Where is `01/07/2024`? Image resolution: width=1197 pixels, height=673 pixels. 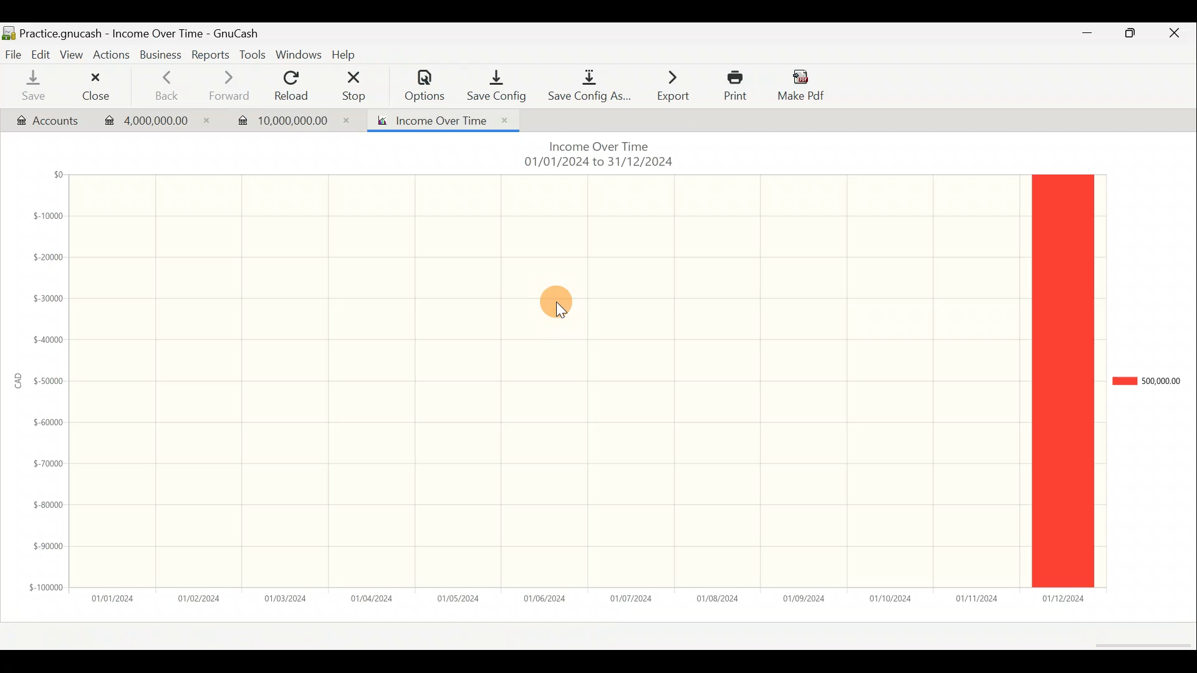
01/07/2024 is located at coordinates (630, 597).